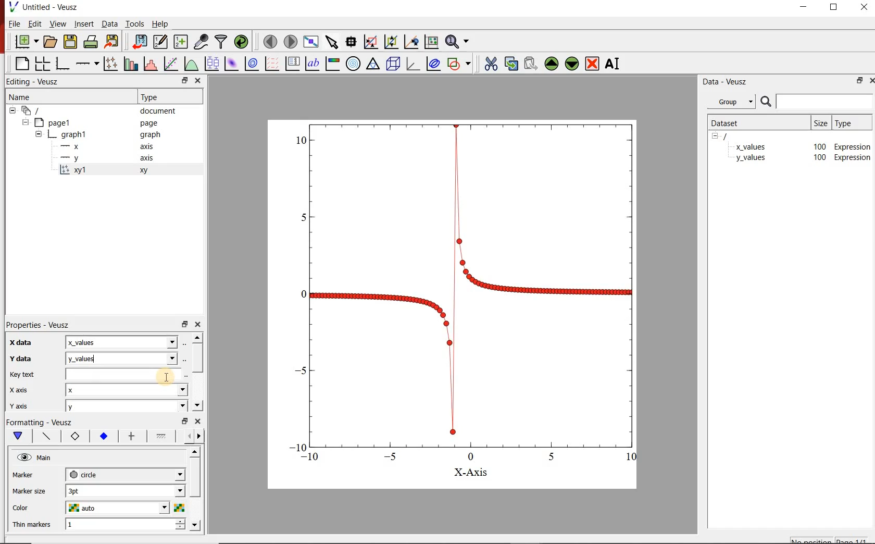  What do you see at coordinates (163, 23) in the screenshot?
I see `help` at bounding box center [163, 23].